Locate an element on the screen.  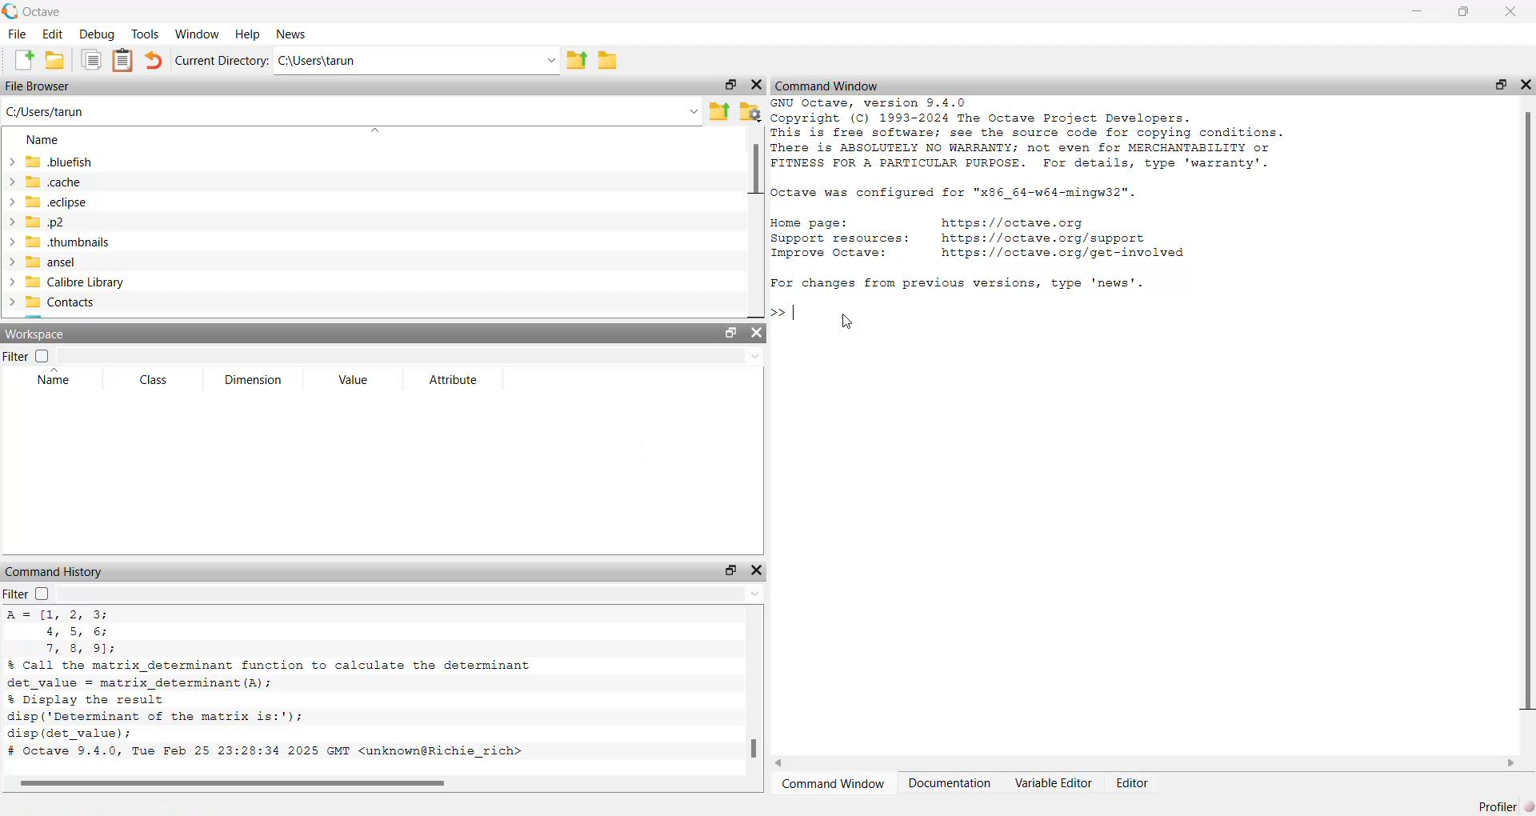
class is located at coordinates (158, 382).